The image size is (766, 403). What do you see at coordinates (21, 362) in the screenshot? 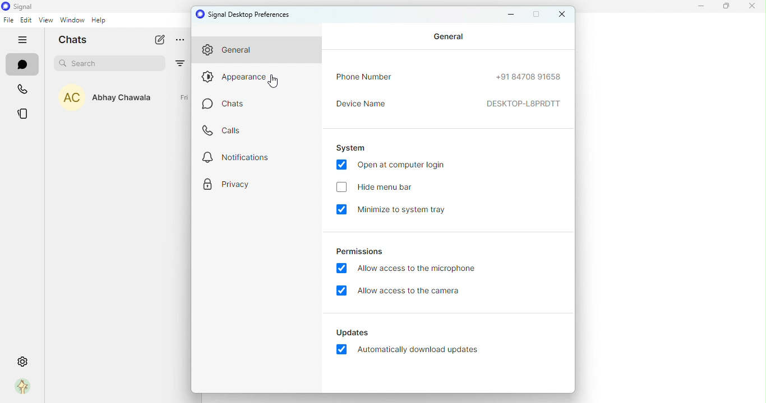
I see `settings` at bounding box center [21, 362].